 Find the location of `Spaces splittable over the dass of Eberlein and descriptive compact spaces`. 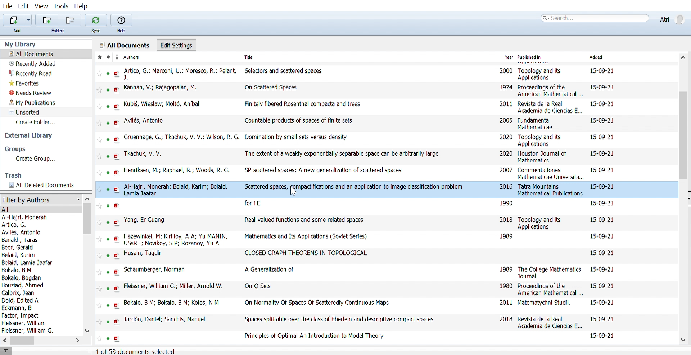

Spaces splittable over the dass of Eberlein and descriptive compact spaces is located at coordinates (335, 320).